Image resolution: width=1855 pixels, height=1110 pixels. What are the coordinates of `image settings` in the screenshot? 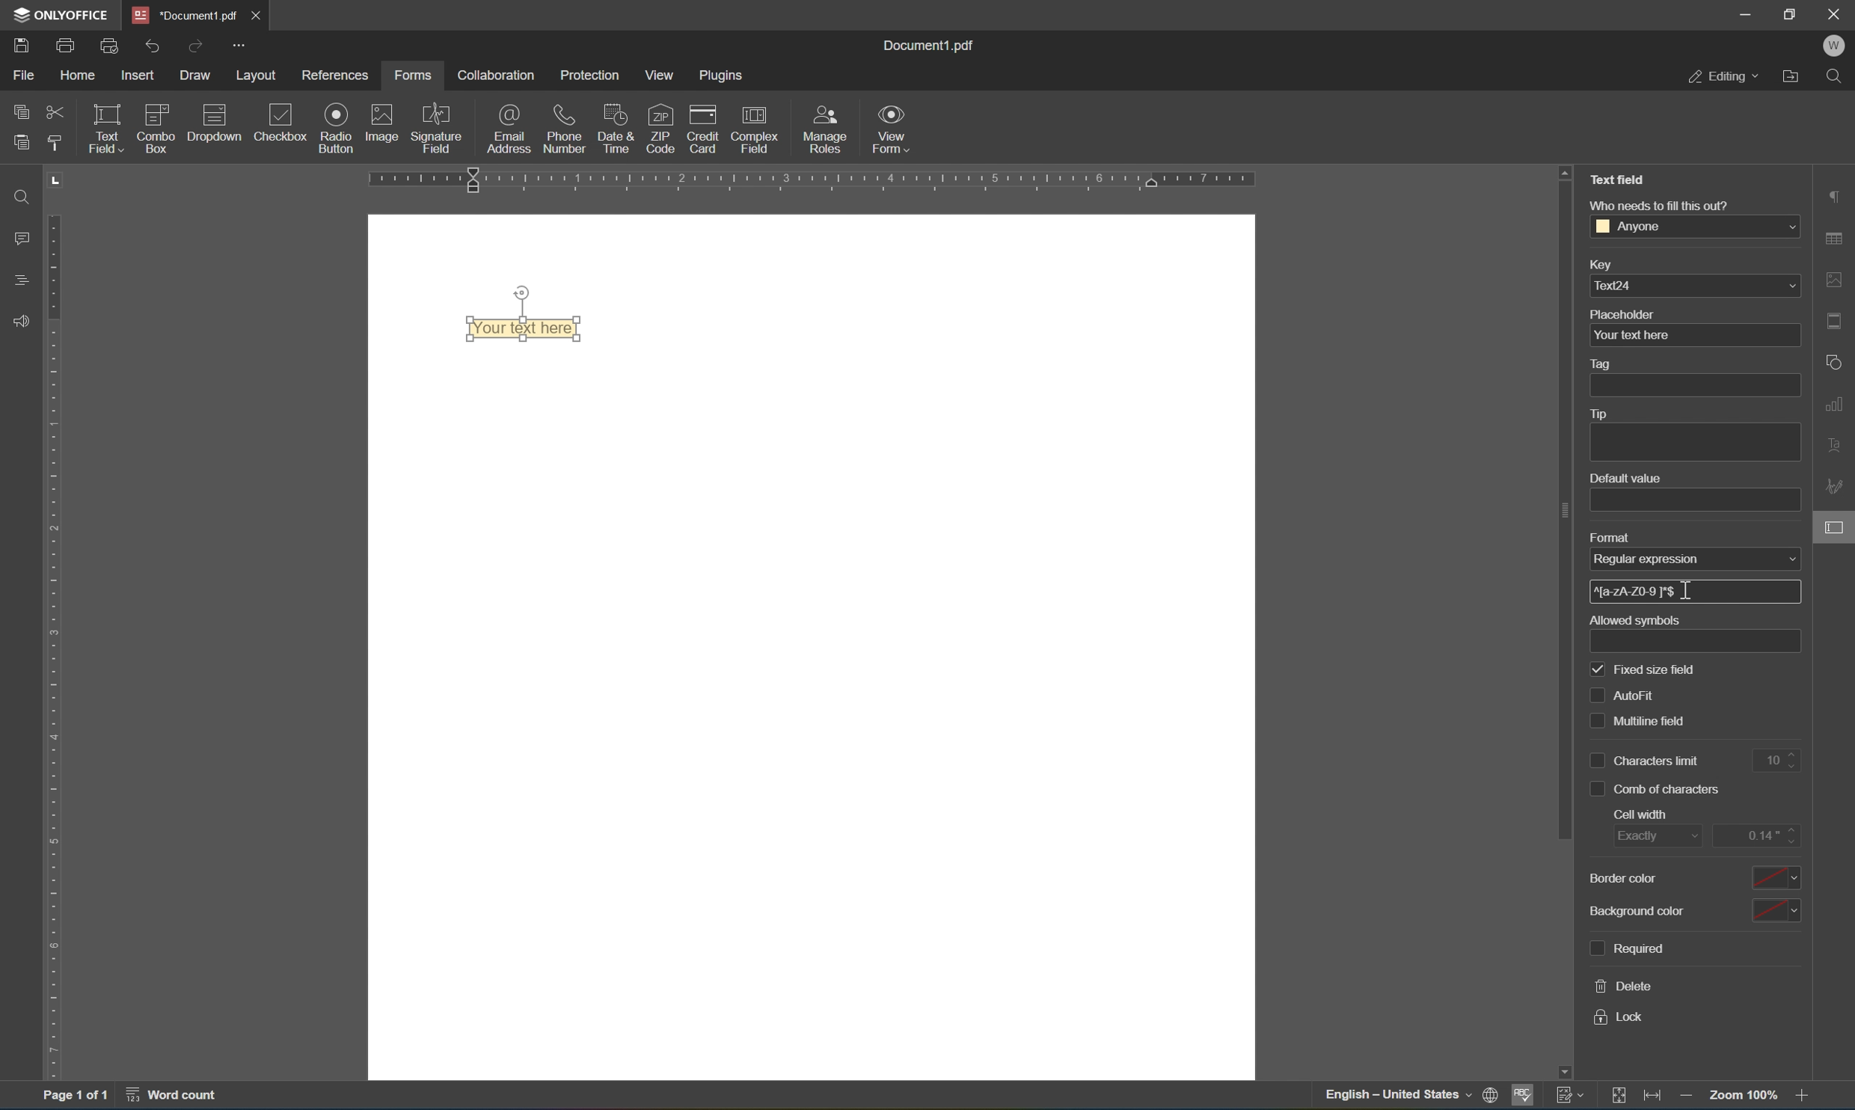 It's located at (1836, 280).